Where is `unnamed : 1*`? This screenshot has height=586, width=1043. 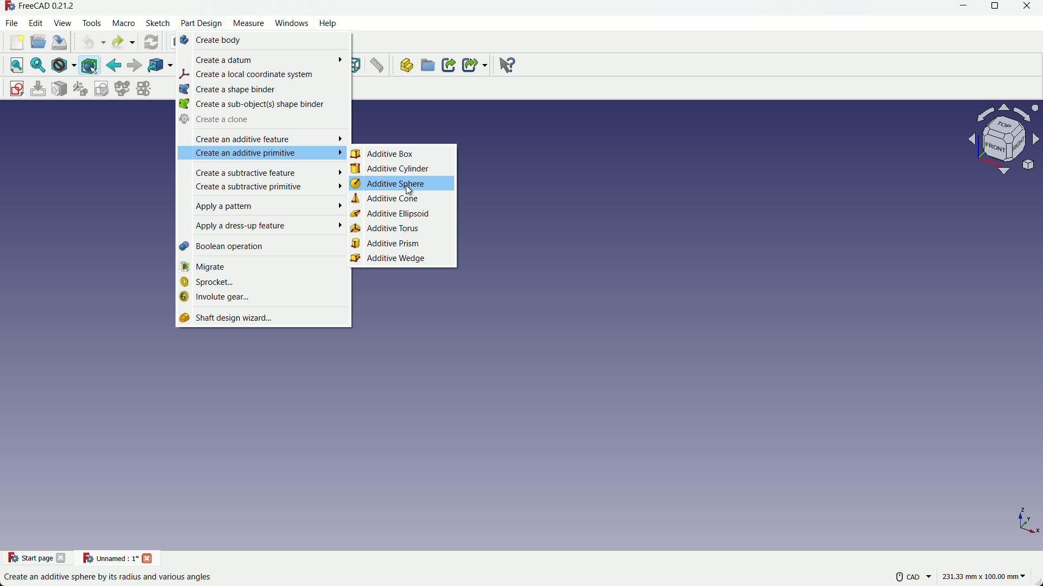
unnamed : 1* is located at coordinates (102, 559).